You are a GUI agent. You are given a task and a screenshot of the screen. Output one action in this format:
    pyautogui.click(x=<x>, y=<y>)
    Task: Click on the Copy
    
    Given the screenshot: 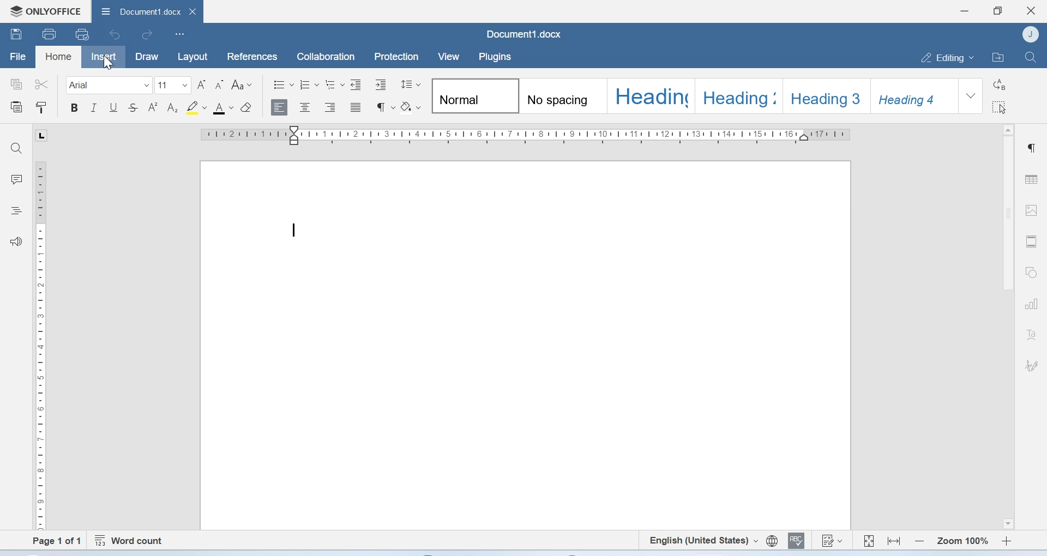 What is the action you would take?
    pyautogui.click(x=17, y=83)
    